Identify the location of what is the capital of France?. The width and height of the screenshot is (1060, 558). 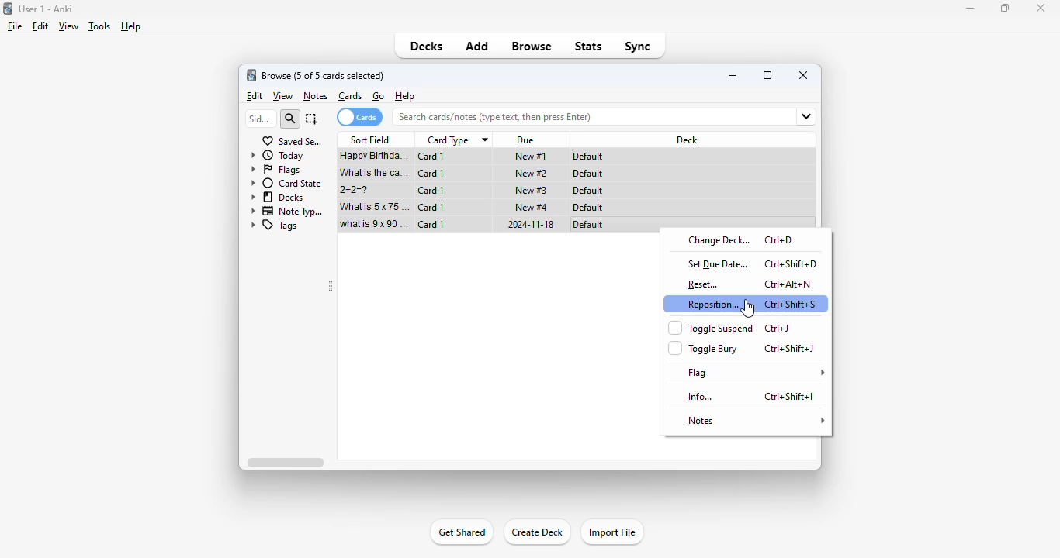
(373, 173).